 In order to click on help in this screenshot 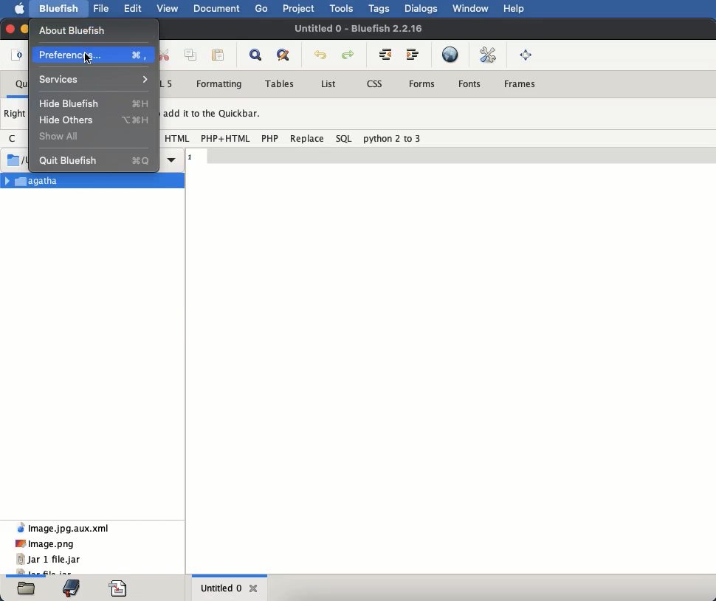, I will do `click(514, 9)`.